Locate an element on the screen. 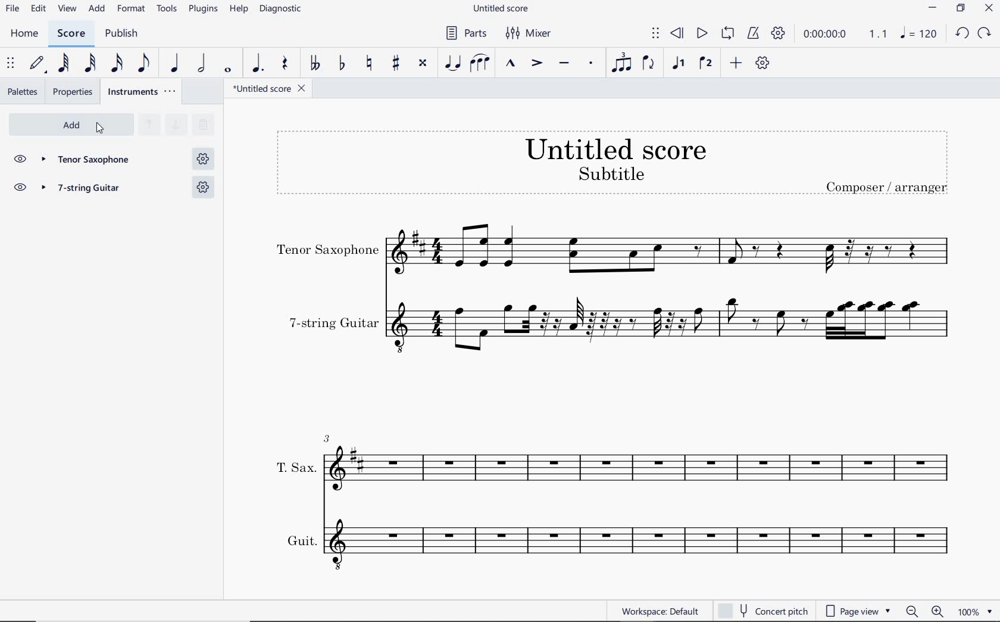 The image size is (1000, 622). FILE NAME is located at coordinates (500, 10).